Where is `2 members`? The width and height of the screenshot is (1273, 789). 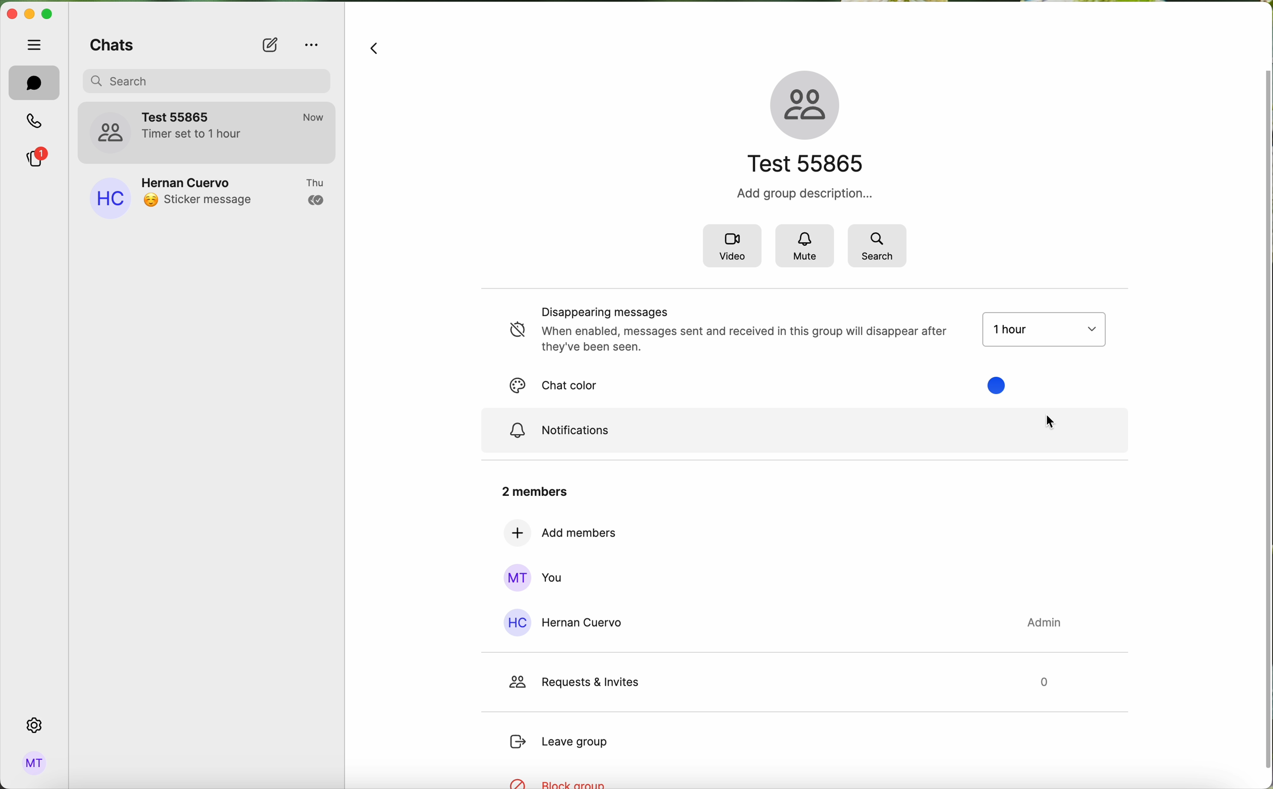 2 members is located at coordinates (532, 491).